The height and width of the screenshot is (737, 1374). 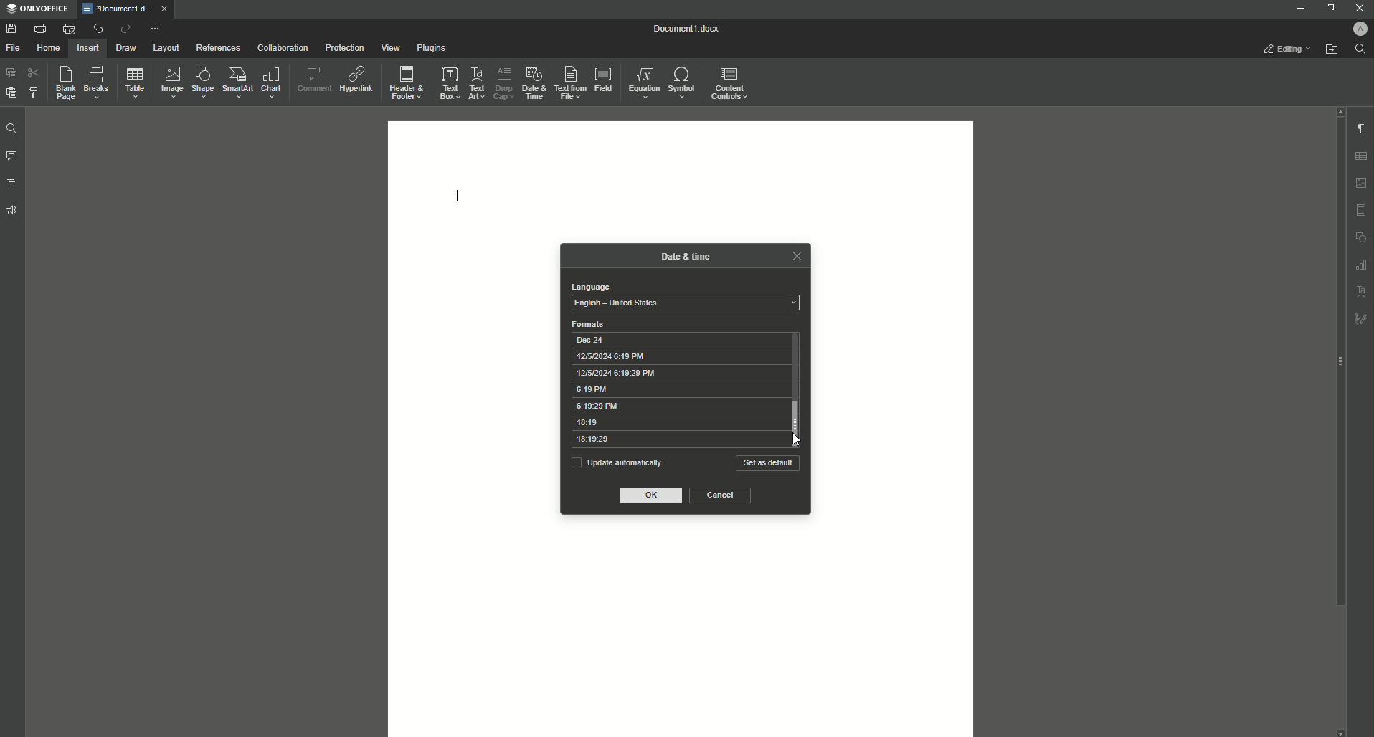 What do you see at coordinates (1360, 156) in the screenshot?
I see `table settings` at bounding box center [1360, 156].